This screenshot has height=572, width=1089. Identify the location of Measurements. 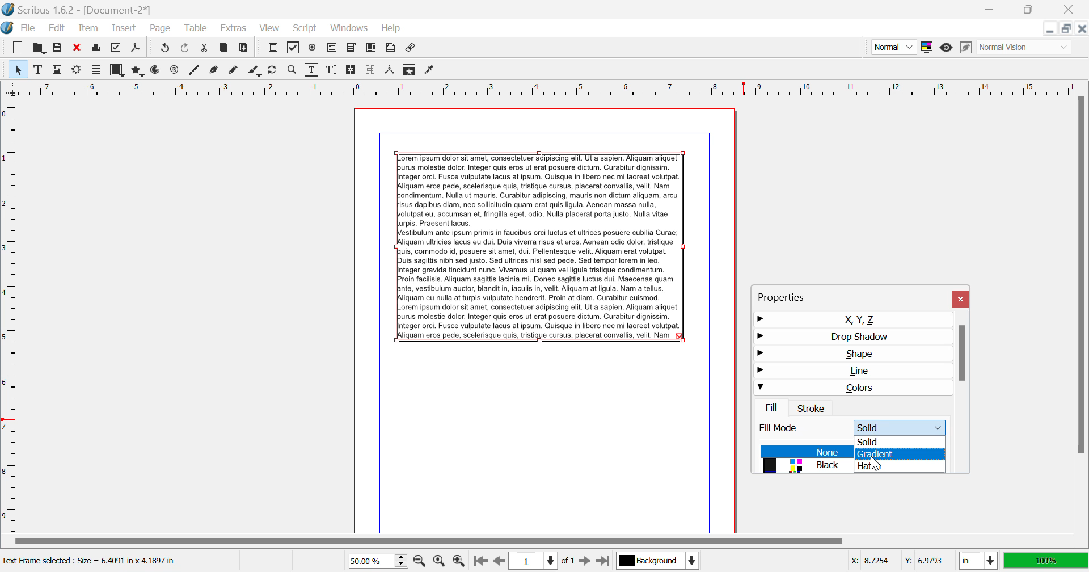
(391, 71).